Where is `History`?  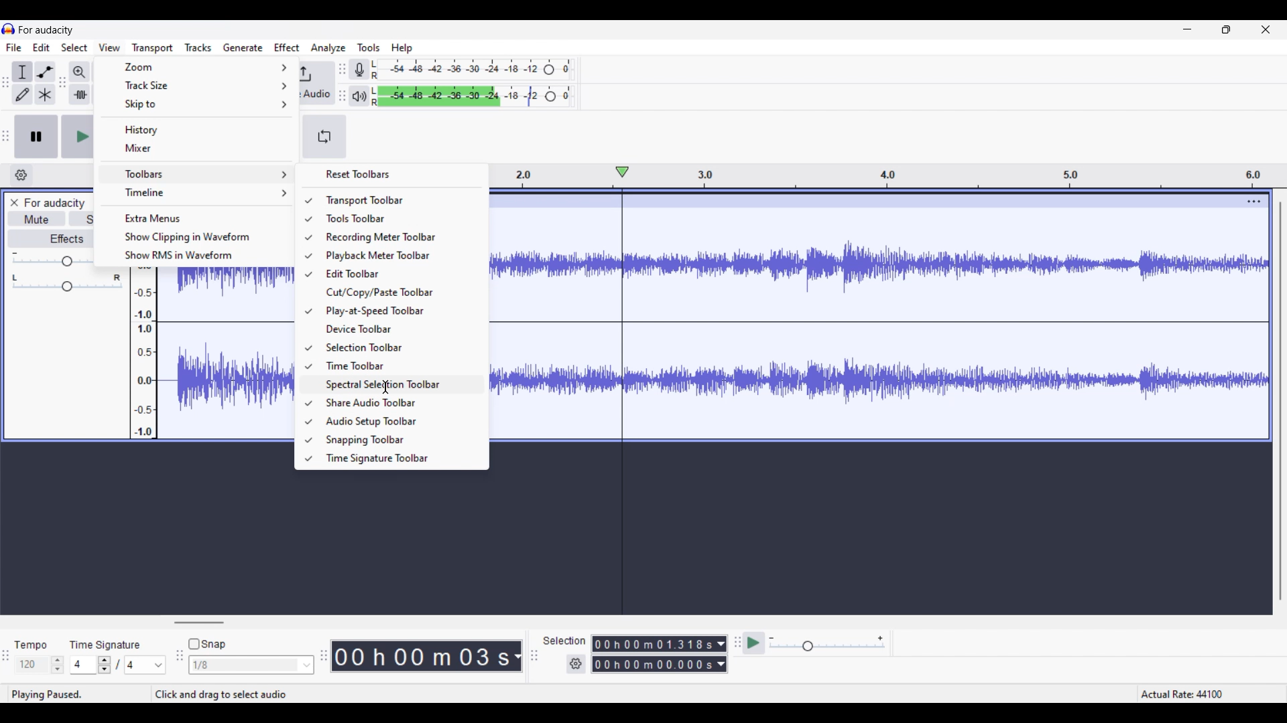
History is located at coordinates (197, 129).